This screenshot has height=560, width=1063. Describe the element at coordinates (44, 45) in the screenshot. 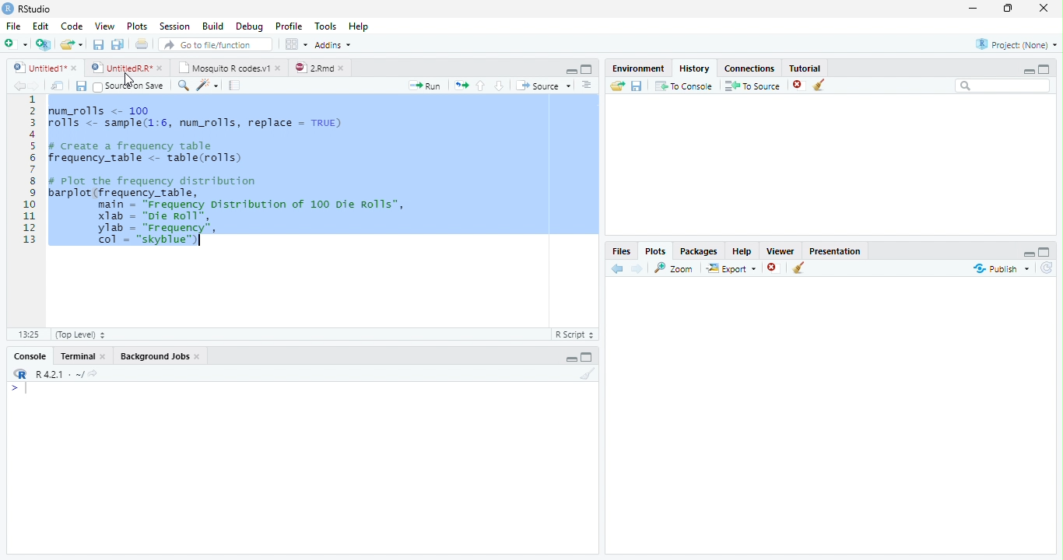

I see `Create Project` at that location.